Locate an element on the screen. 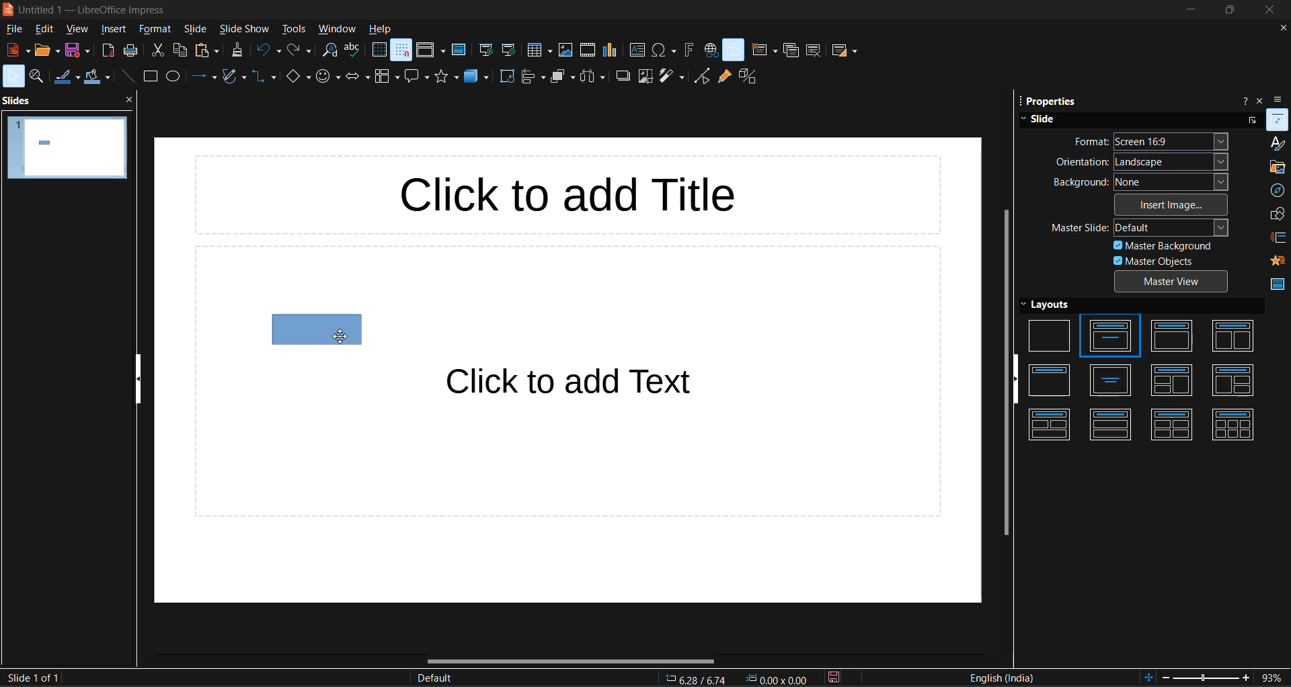 This screenshot has height=687, width=1291. slide is located at coordinates (1044, 120).